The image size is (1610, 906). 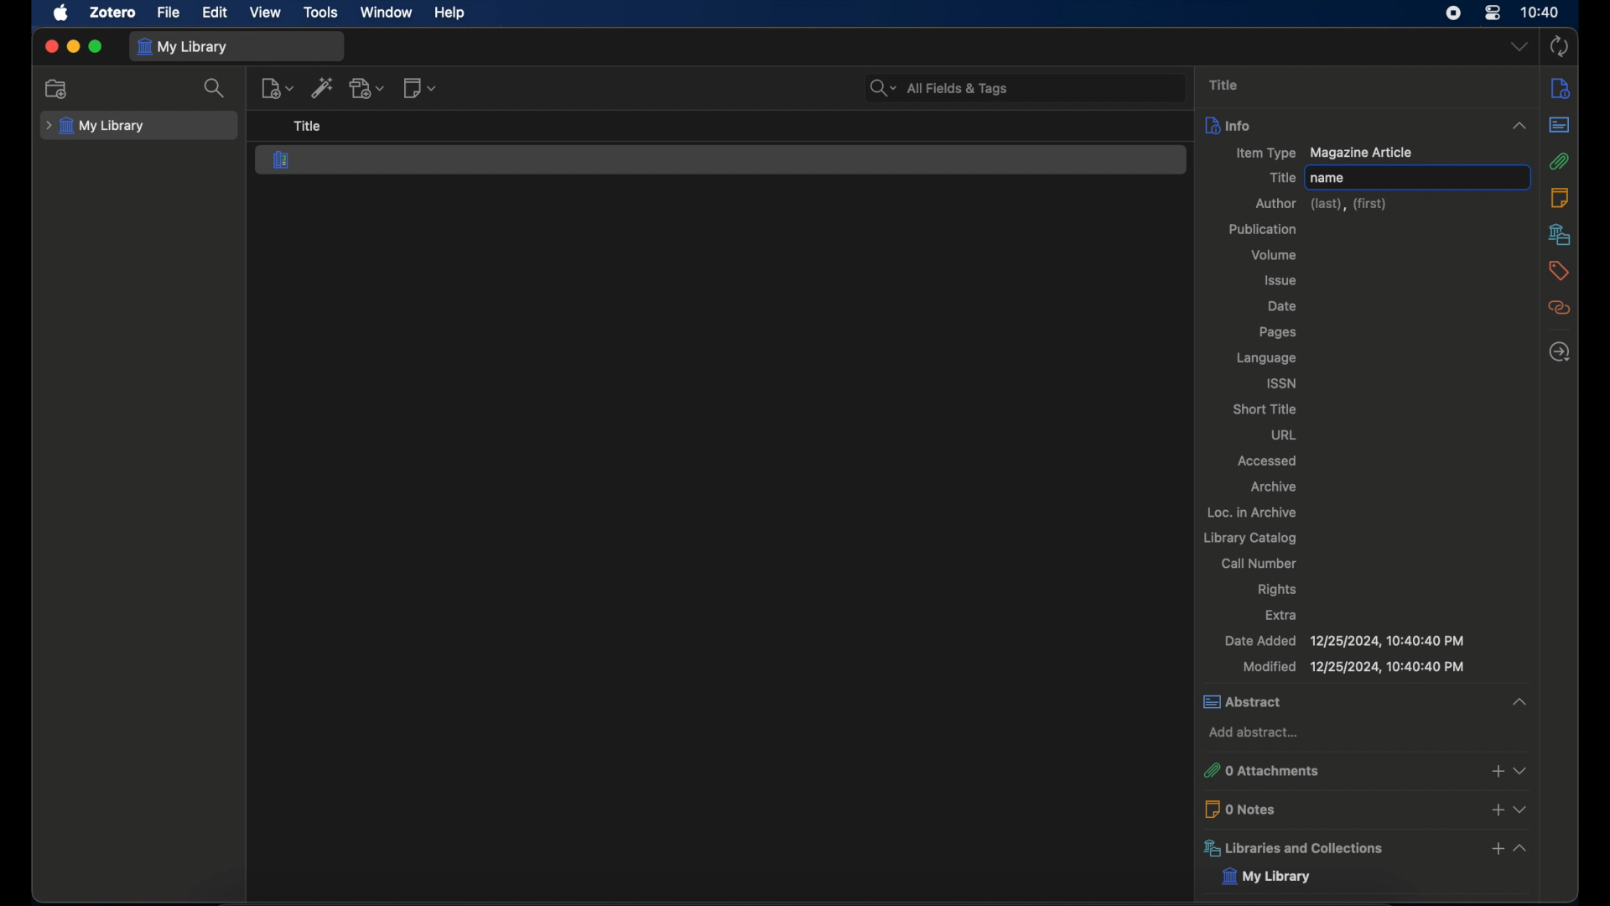 I want to click on 0 notes, so click(x=1364, y=809).